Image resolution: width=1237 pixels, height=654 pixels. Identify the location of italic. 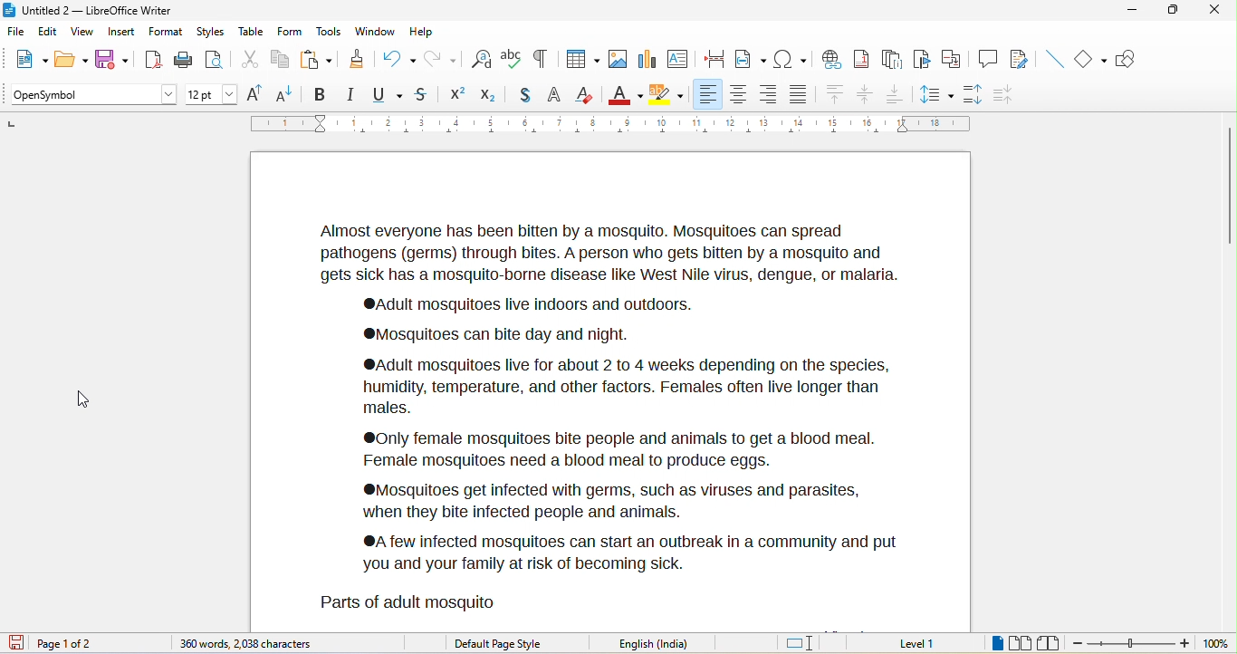
(349, 93).